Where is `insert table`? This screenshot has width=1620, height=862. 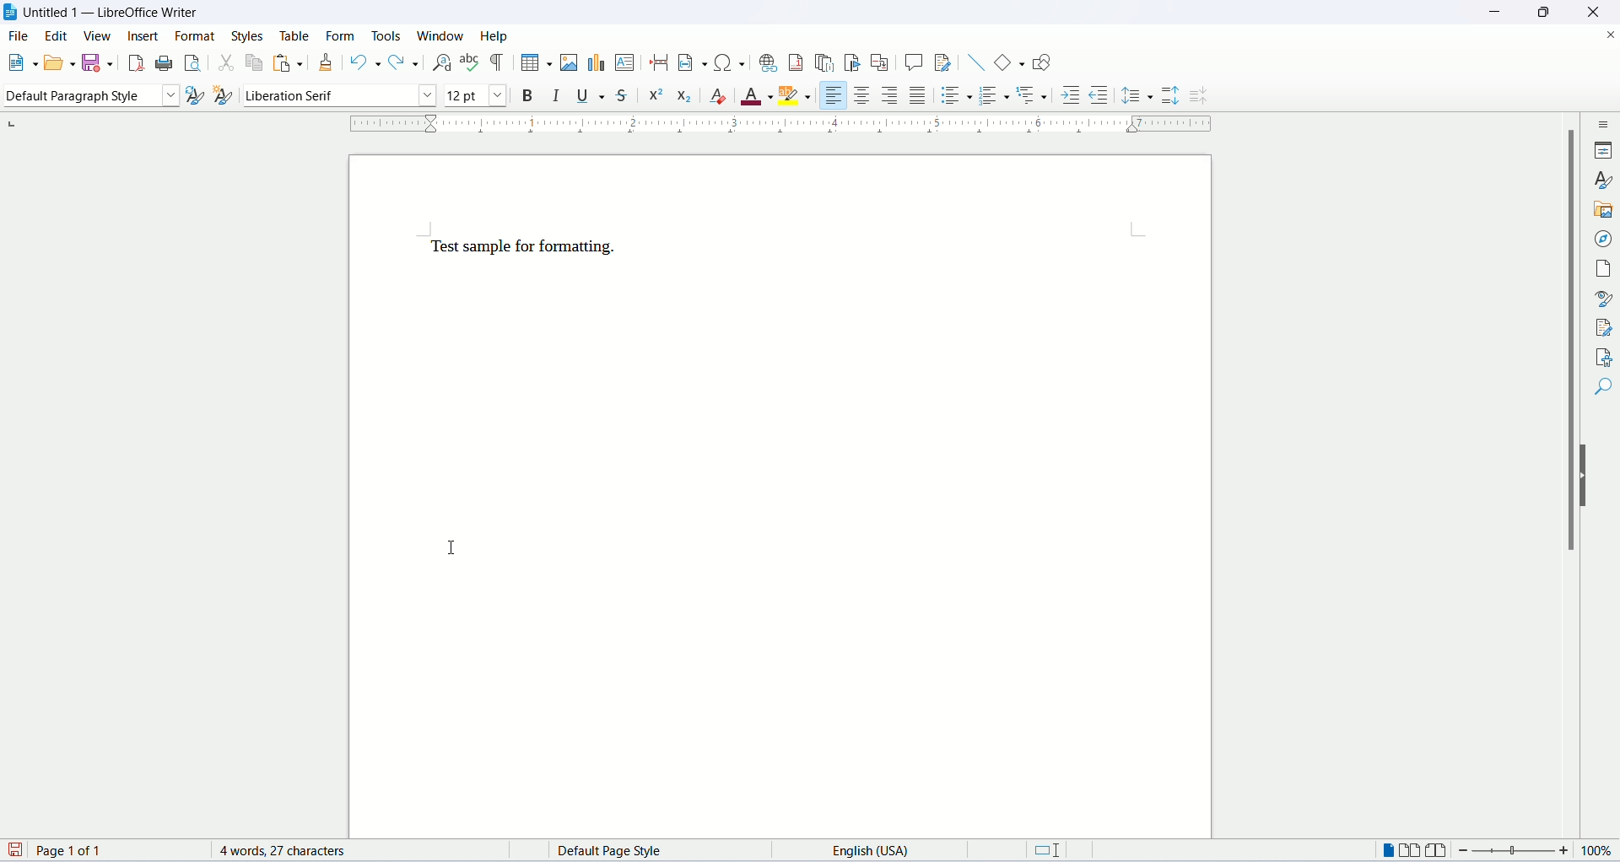
insert table is located at coordinates (534, 61).